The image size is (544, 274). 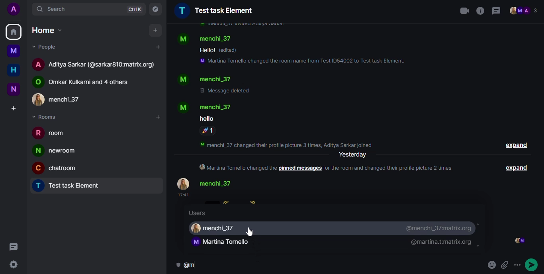 I want to click on newroom, so click(x=57, y=151).